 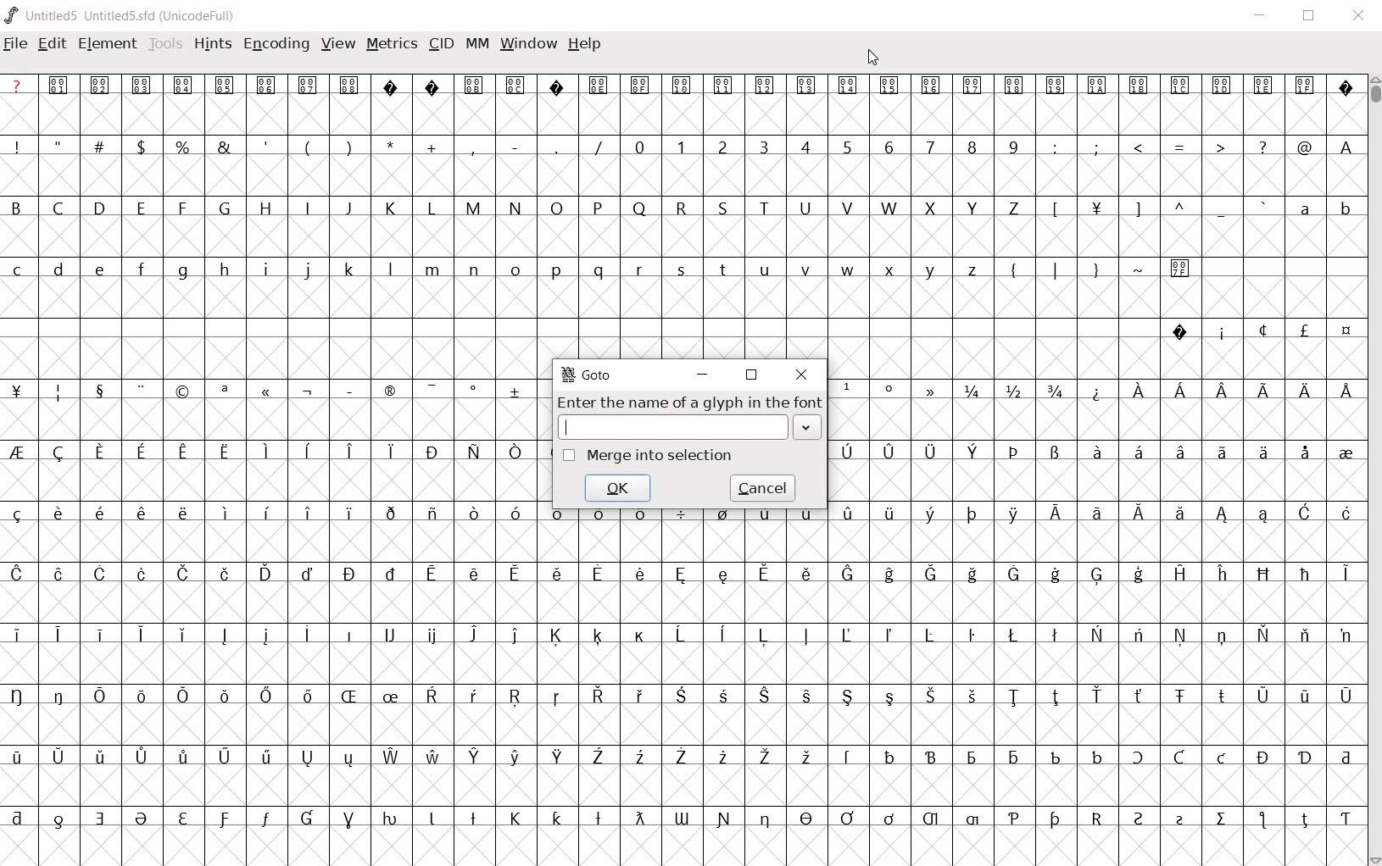 I want to click on Symbol, so click(x=805, y=819).